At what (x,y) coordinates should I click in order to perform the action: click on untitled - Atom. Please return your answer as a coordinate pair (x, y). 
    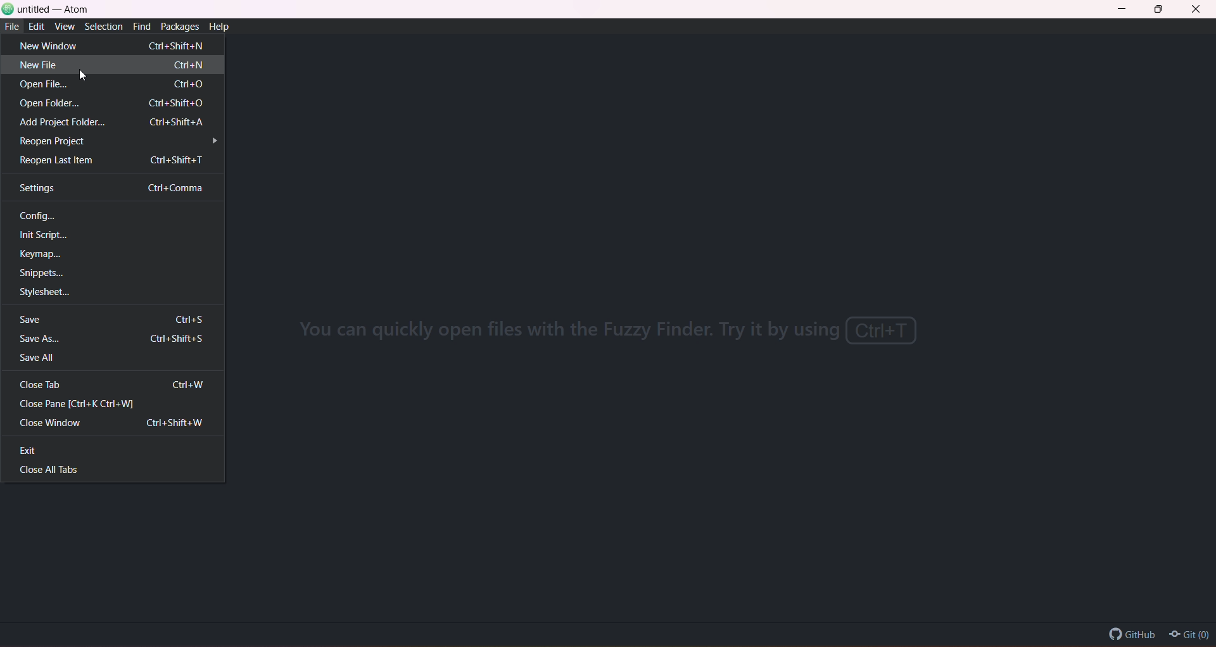
    Looking at the image, I should click on (54, 11).